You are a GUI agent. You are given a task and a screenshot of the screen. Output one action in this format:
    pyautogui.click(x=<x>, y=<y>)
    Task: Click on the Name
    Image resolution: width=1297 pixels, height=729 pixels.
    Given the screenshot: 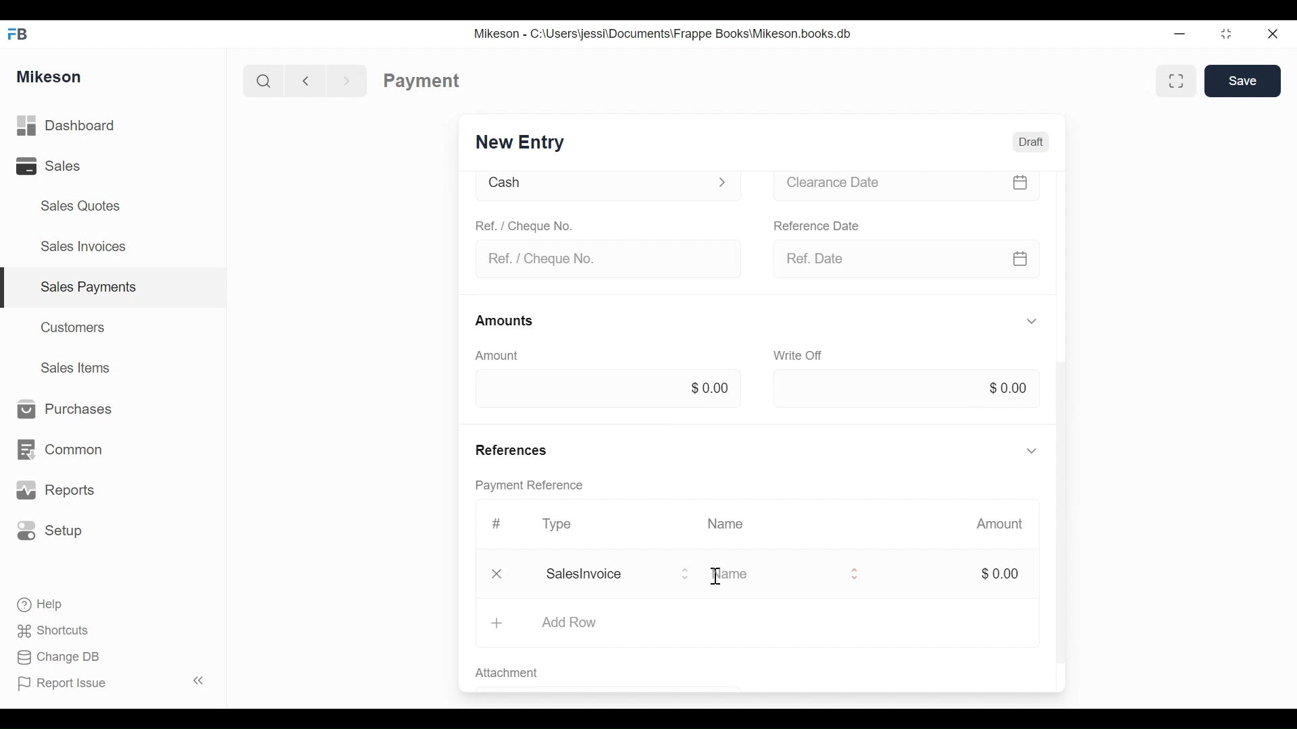 What is the action you would take?
    pyautogui.click(x=729, y=524)
    